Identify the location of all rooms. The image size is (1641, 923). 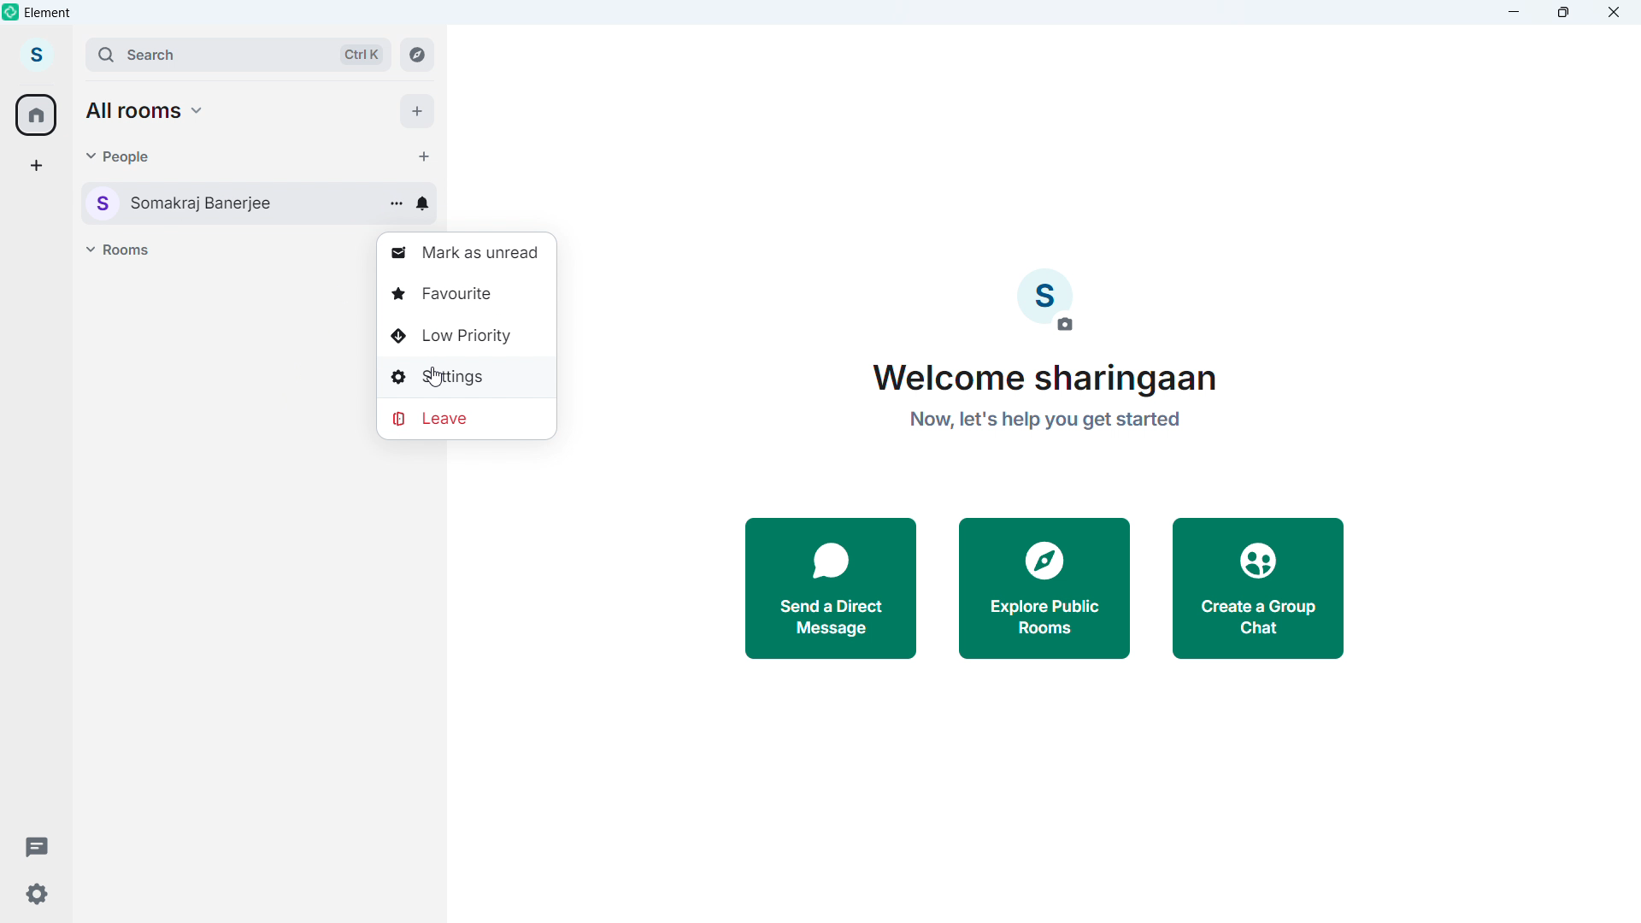
(150, 110).